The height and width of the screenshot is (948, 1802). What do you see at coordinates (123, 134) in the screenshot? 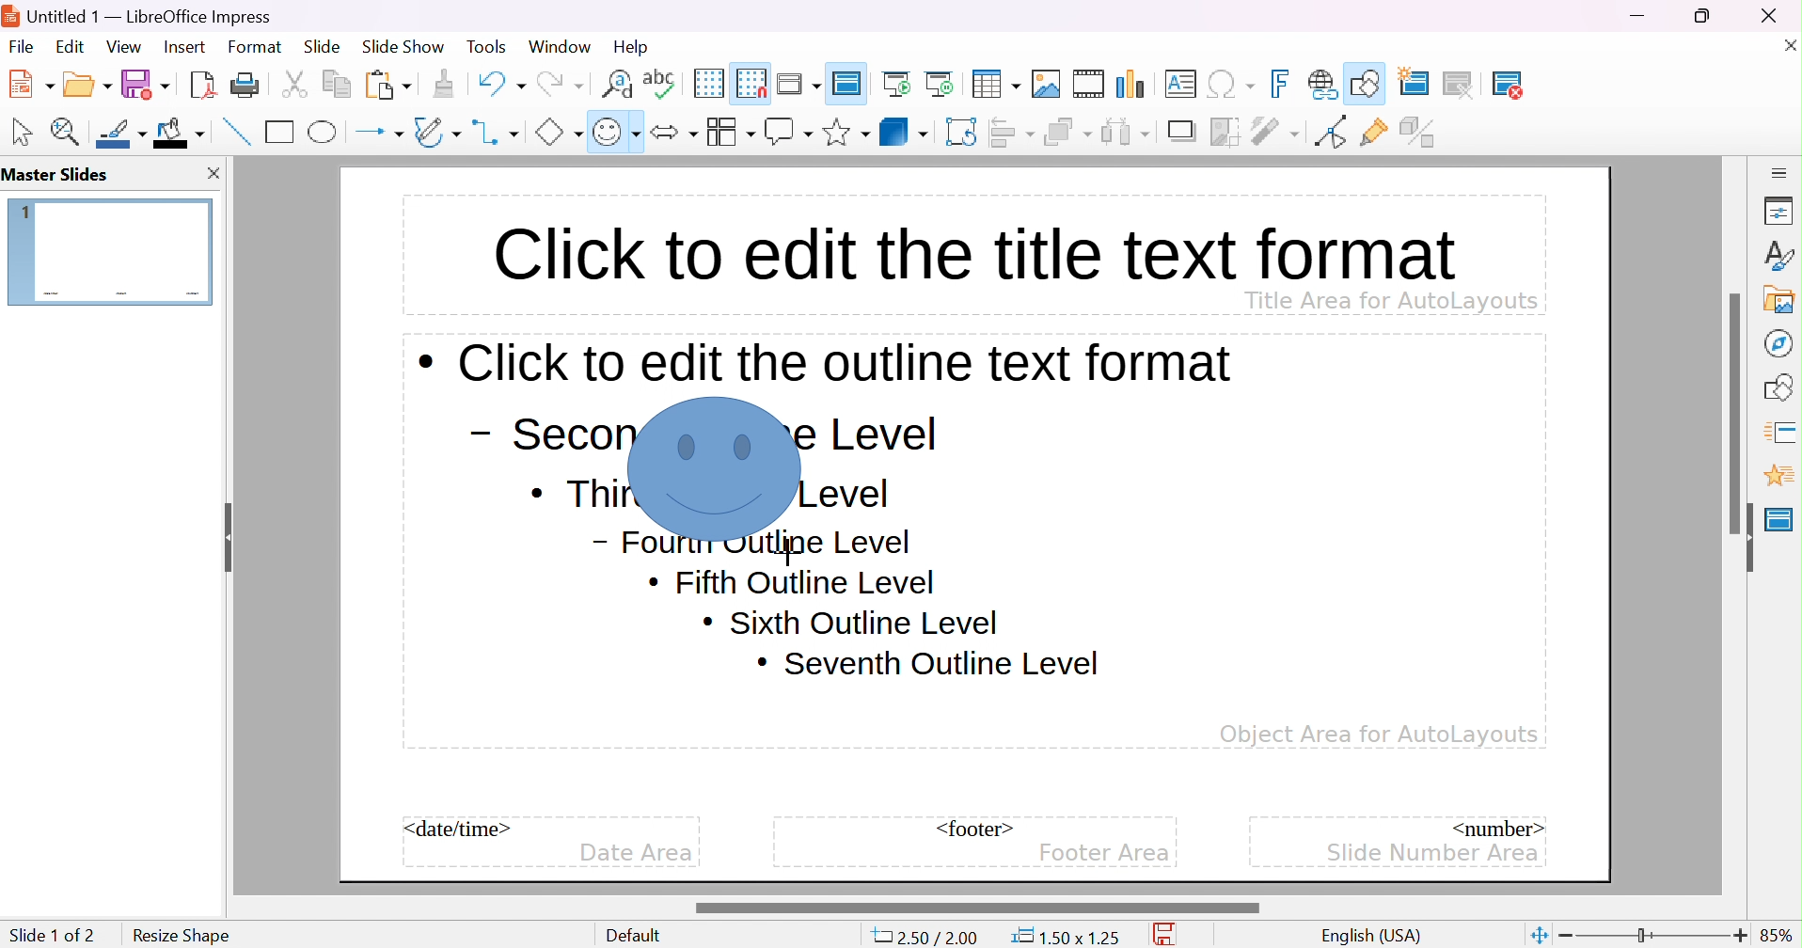
I see `line color` at bounding box center [123, 134].